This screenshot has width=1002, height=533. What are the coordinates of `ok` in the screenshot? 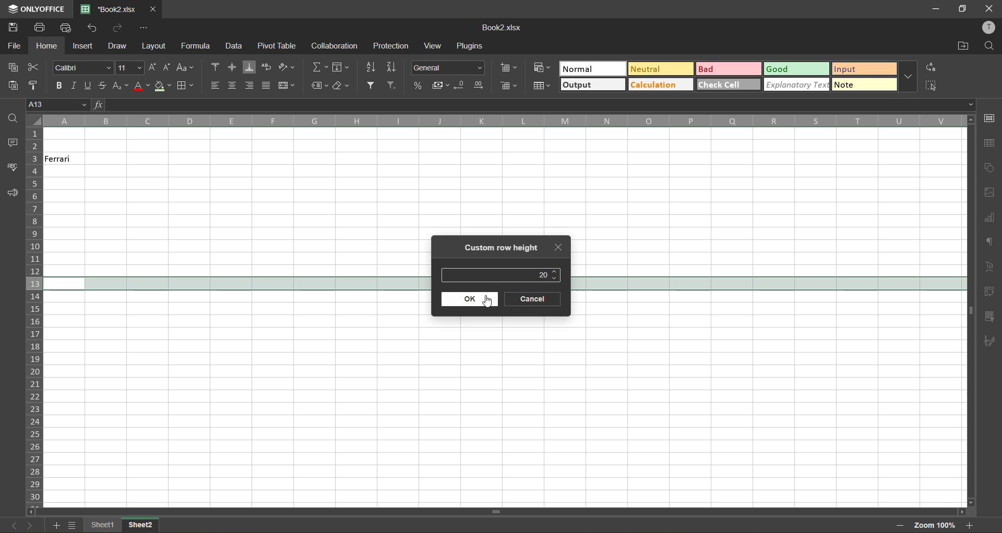 It's located at (471, 299).